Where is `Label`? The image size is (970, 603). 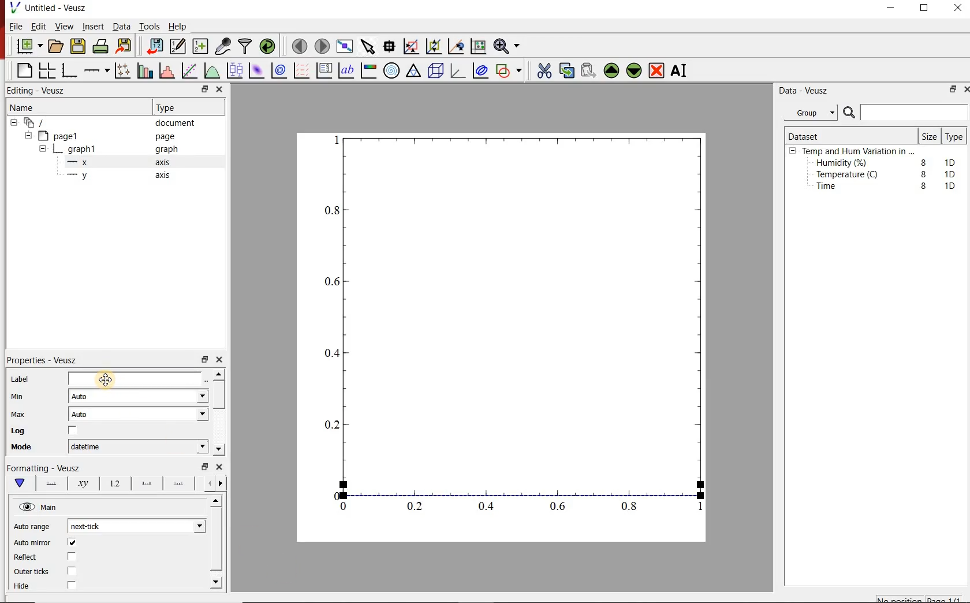 Label is located at coordinates (103, 378).